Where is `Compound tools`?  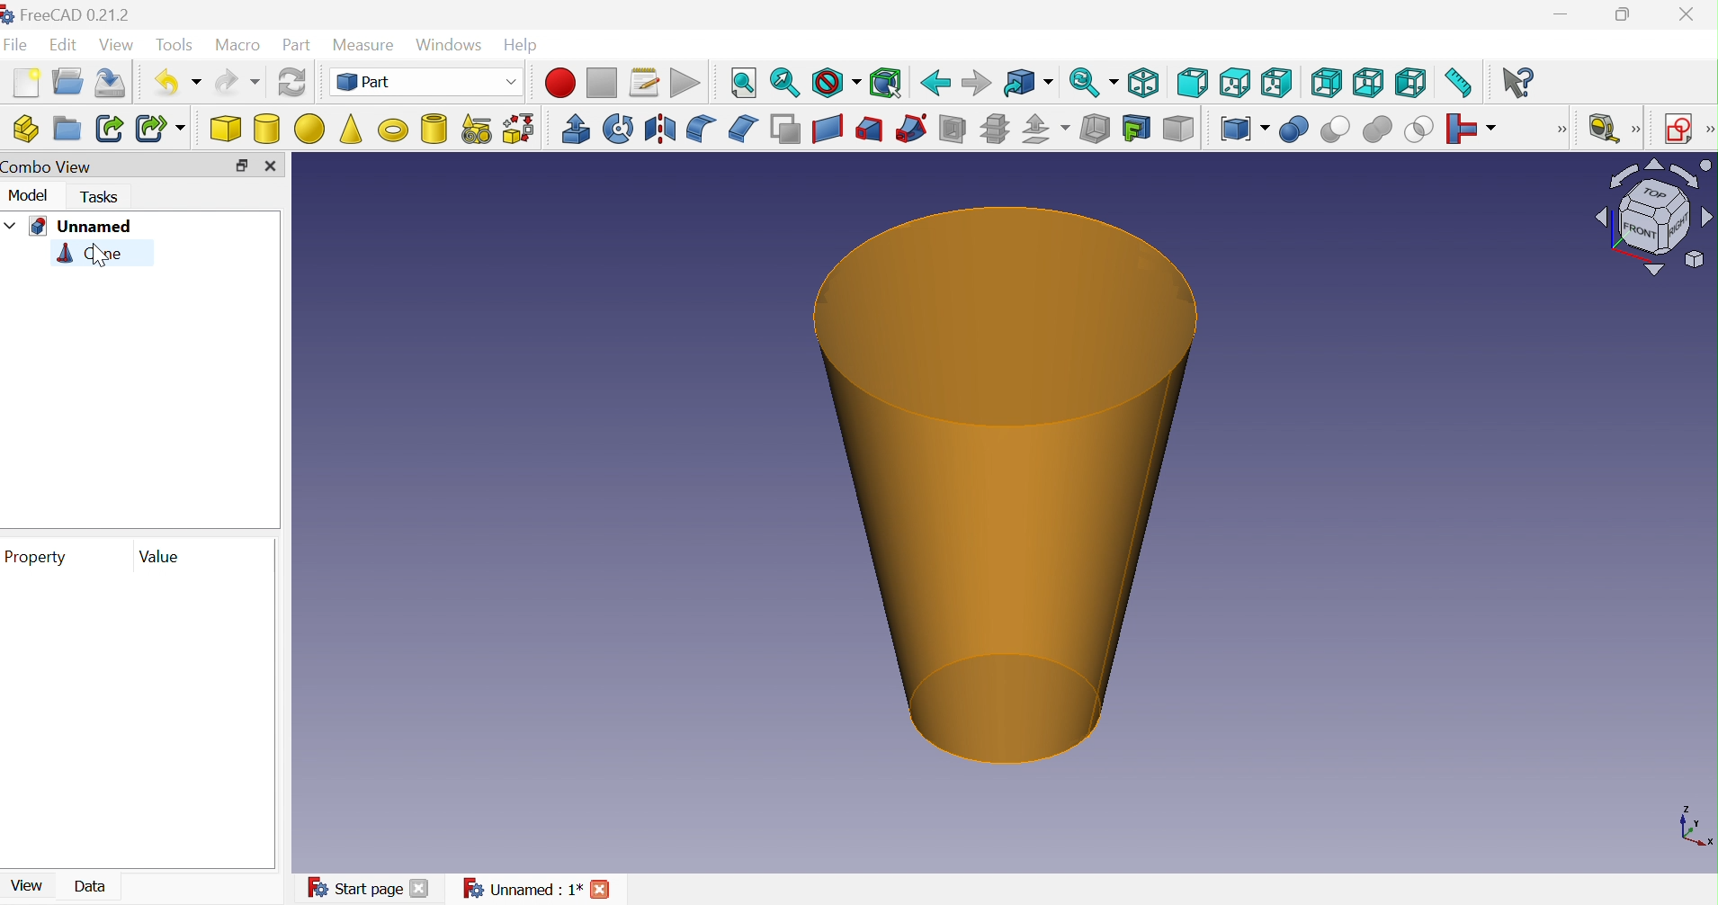 Compound tools is located at coordinates (1244, 130).